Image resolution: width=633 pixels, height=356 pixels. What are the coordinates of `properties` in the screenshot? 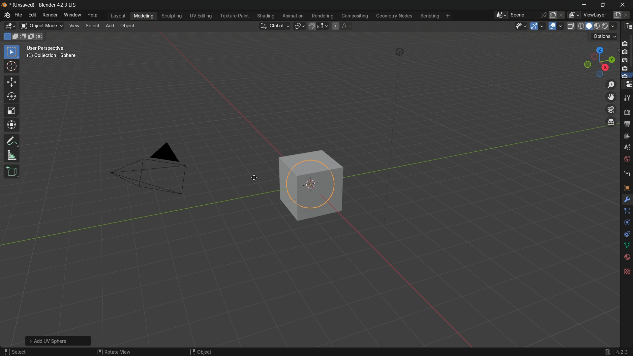 It's located at (627, 84).